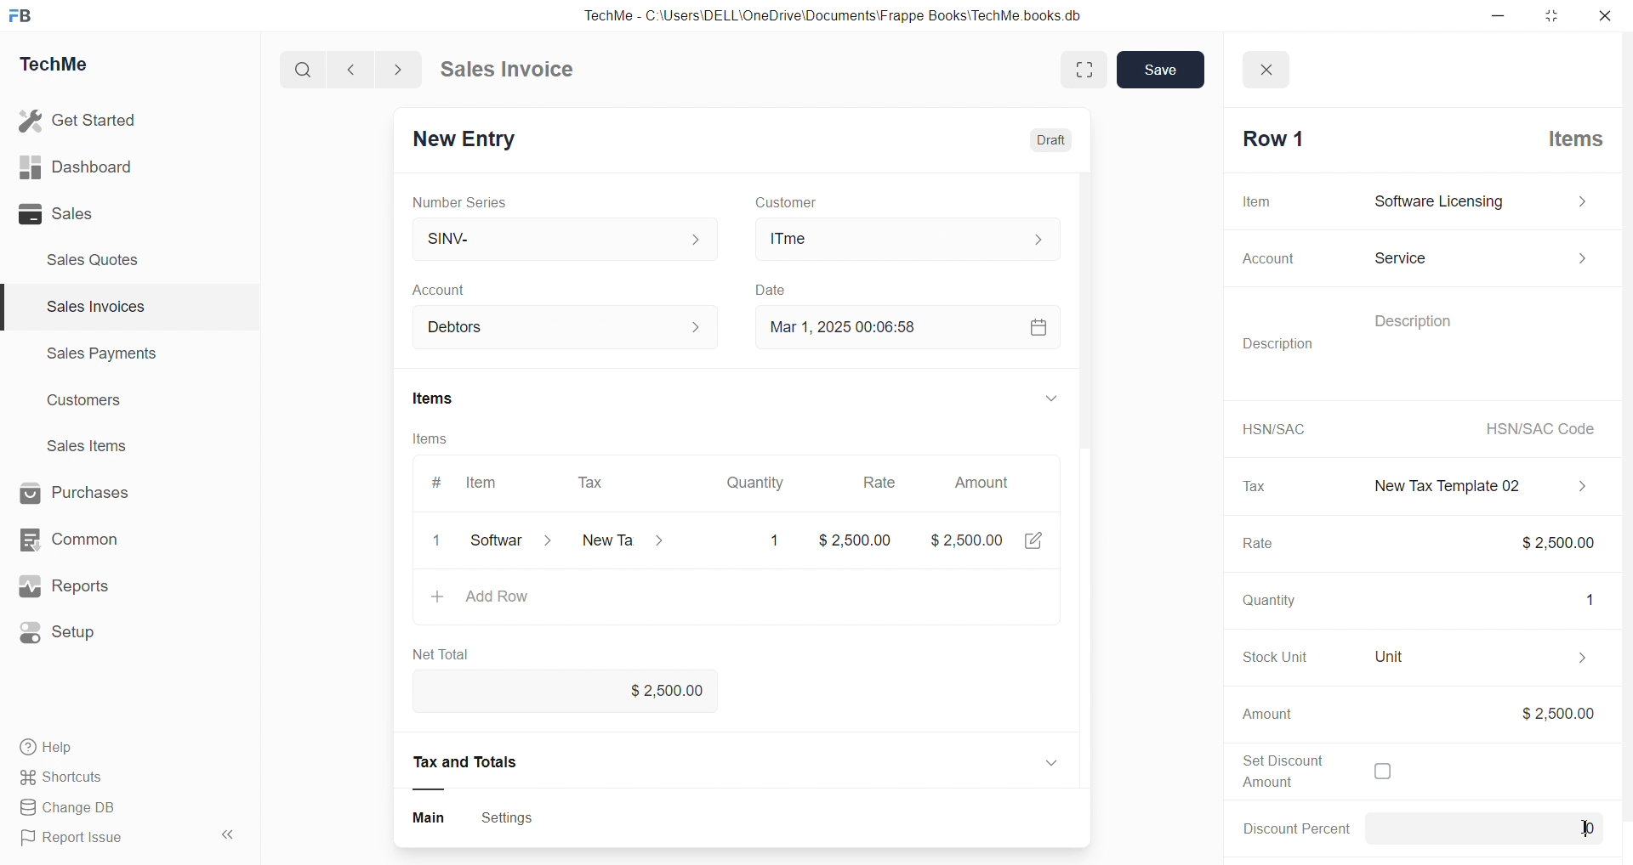 This screenshot has height=865, width=1633. Describe the element at coordinates (1477, 202) in the screenshot. I see `Software Licensing >` at that location.